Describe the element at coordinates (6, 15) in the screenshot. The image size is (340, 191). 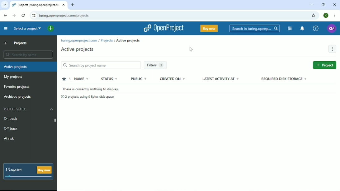
I see `Back` at that location.